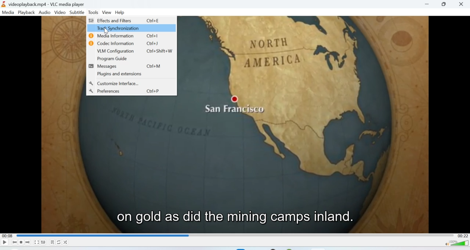  Describe the element at coordinates (52, 242) in the screenshot. I see `Playlist` at that location.